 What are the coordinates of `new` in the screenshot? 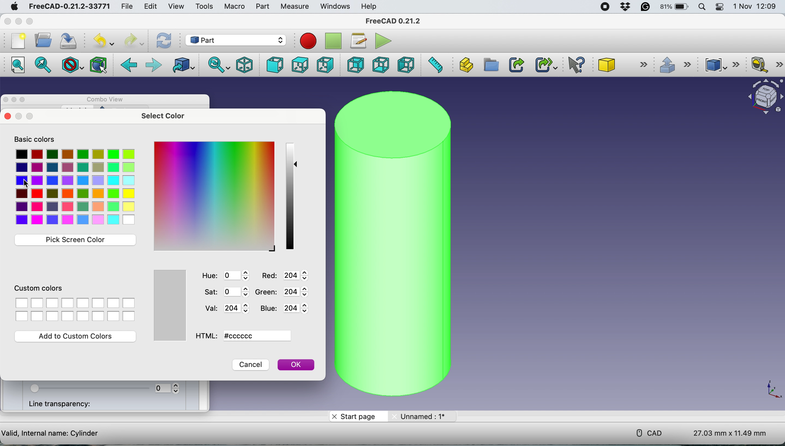 It's located at (18, 42).